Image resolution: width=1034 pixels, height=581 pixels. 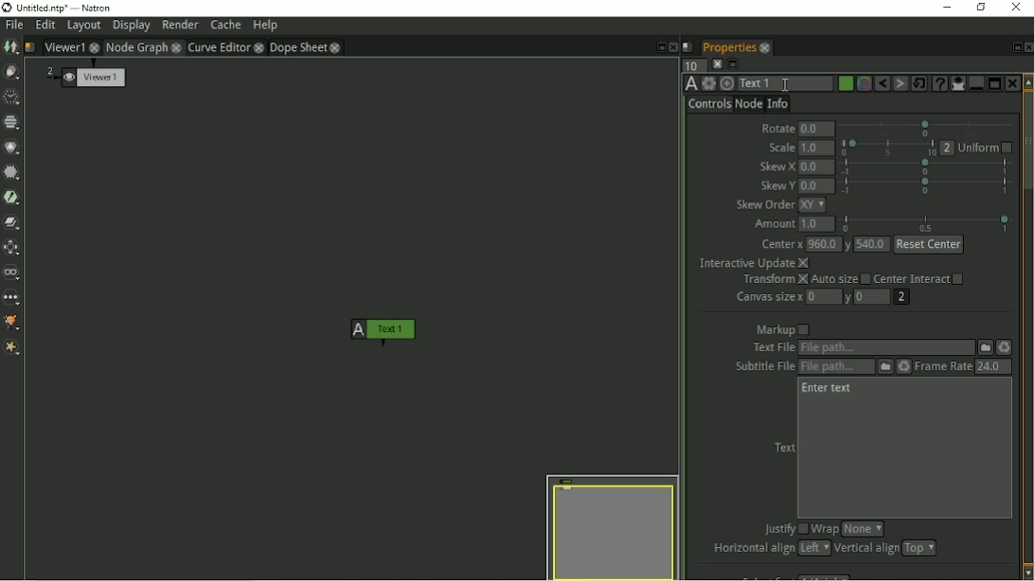 I want to click on Close, so click(x=1019, y=9).